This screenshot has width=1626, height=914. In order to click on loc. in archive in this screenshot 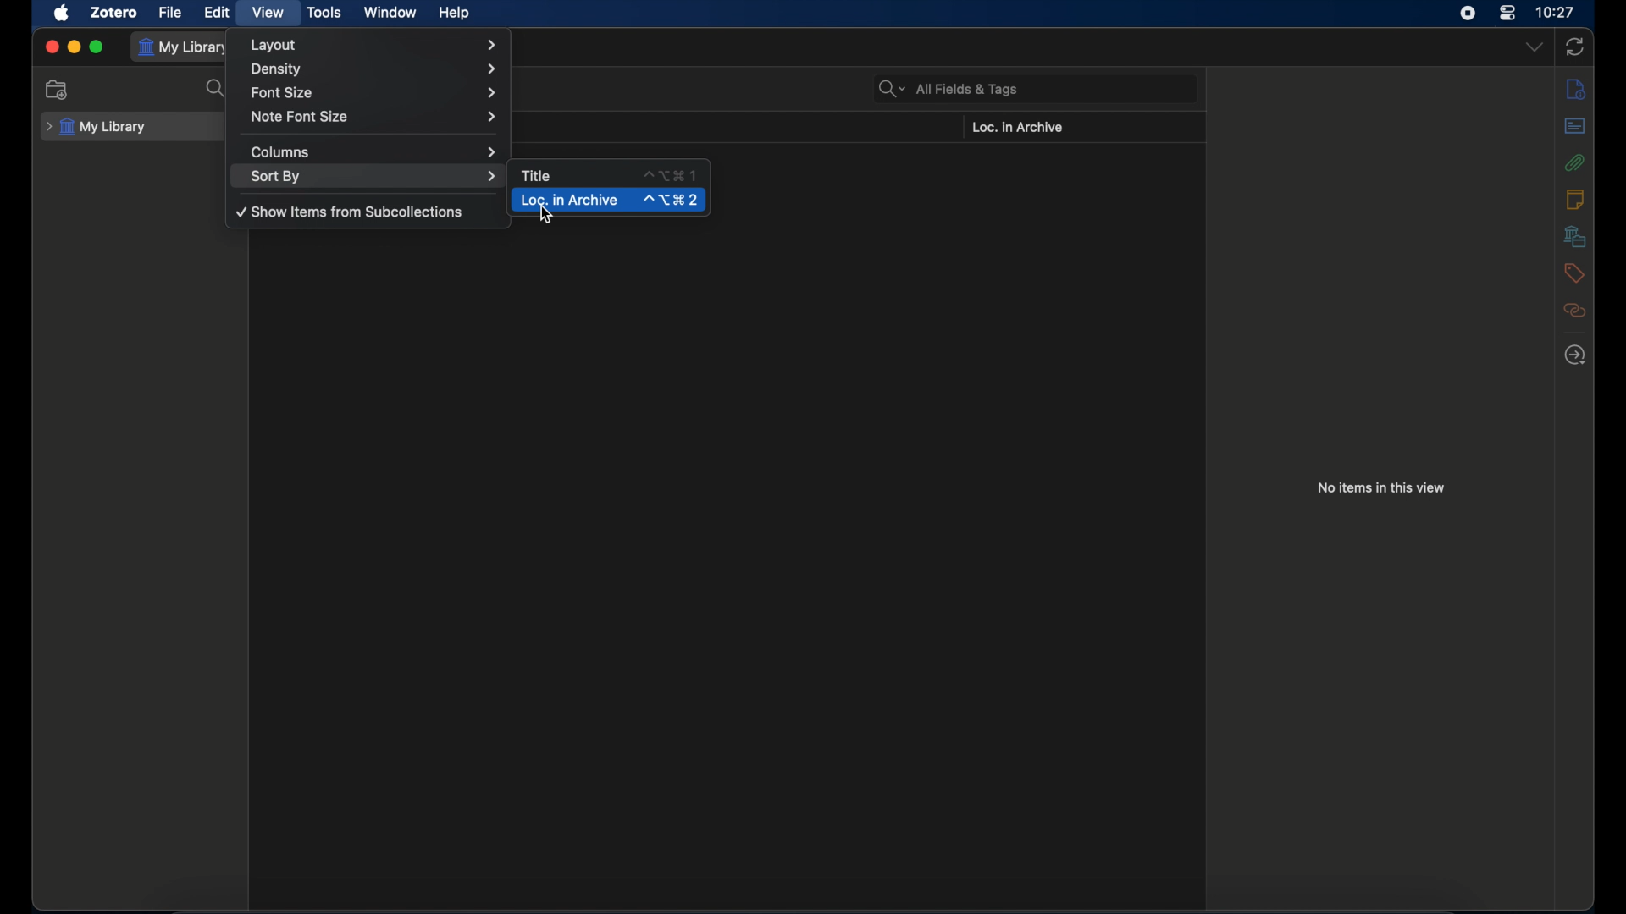, I will do `click(569, 199)`.